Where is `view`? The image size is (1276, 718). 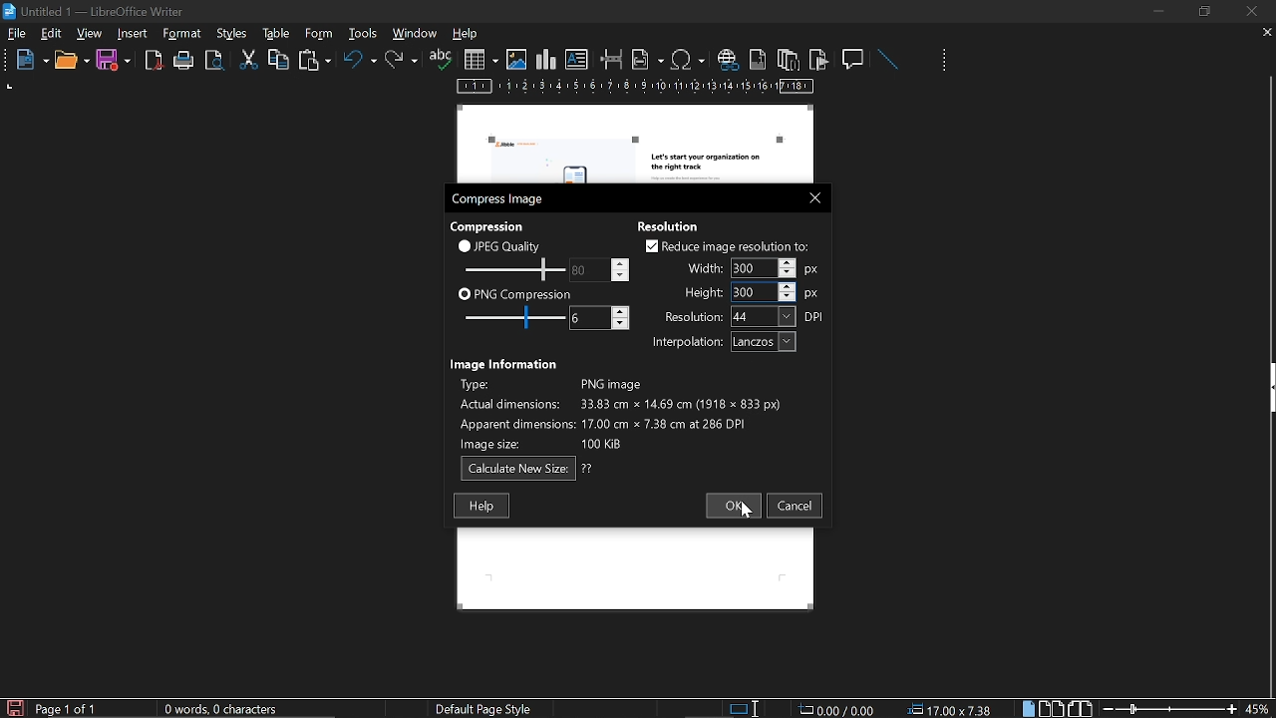
view is located at coordinates (91, 33).